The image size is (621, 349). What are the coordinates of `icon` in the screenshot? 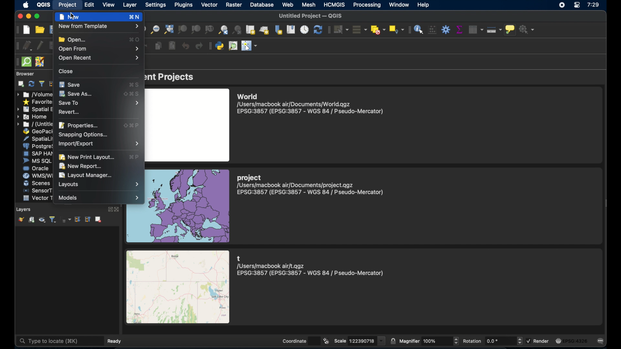 It's located at (26, 124).